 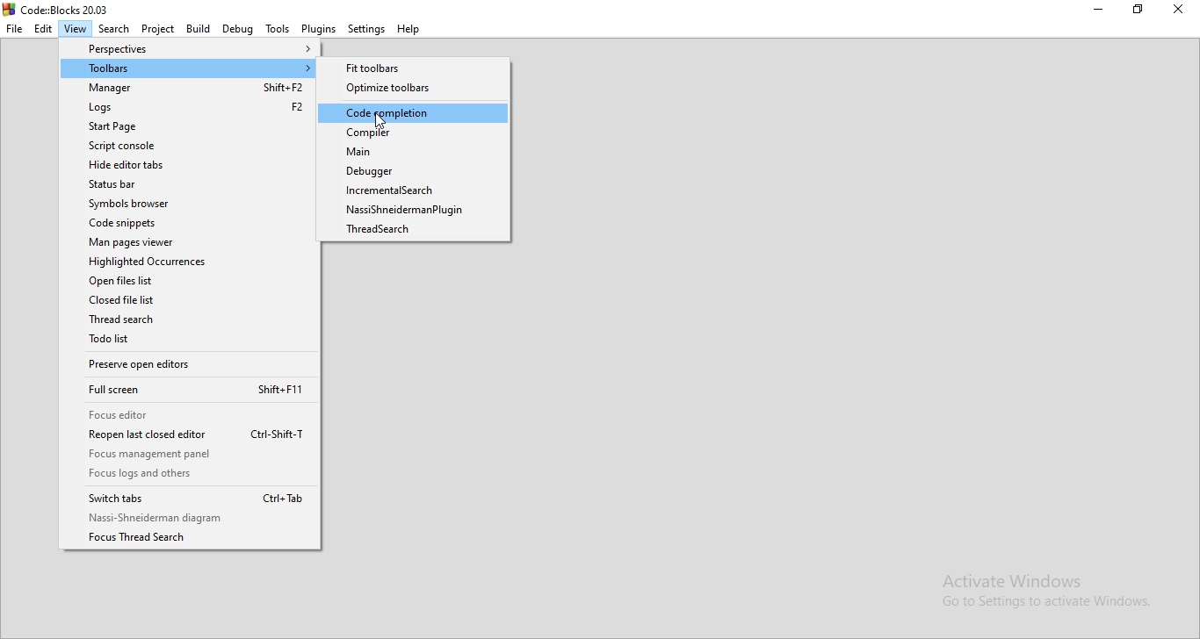 What do you see at coordinates (414, 113) in the screenshot?
I see `highlighted ` at bounding box center [414, 113].